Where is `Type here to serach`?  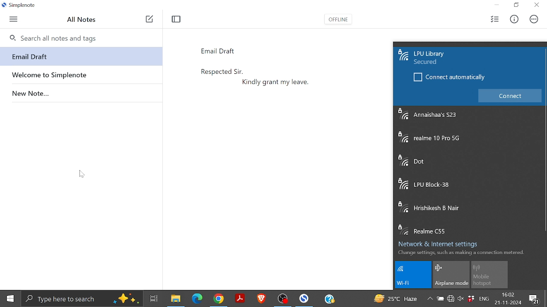 Type here to serach is located at coordinates (82, 298).